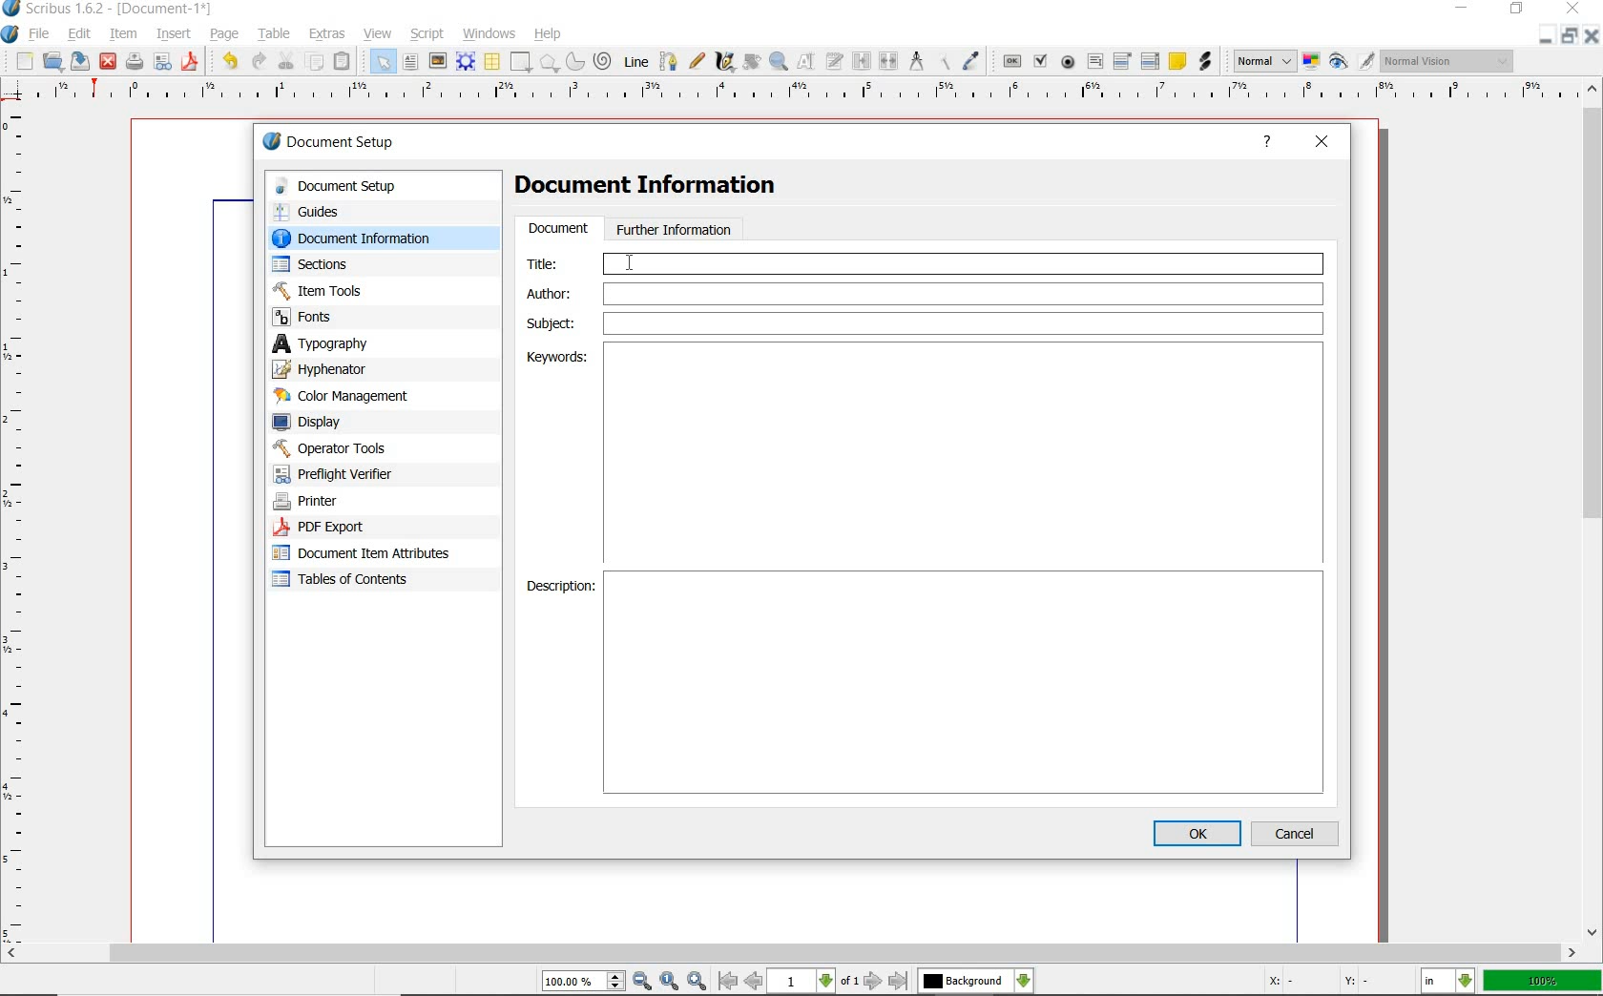 This screenshot has height=996, width=1603. What do you see at coordinates (362, 318) in the screenshot?
I see `fonts` at bounding box center [362, 318].